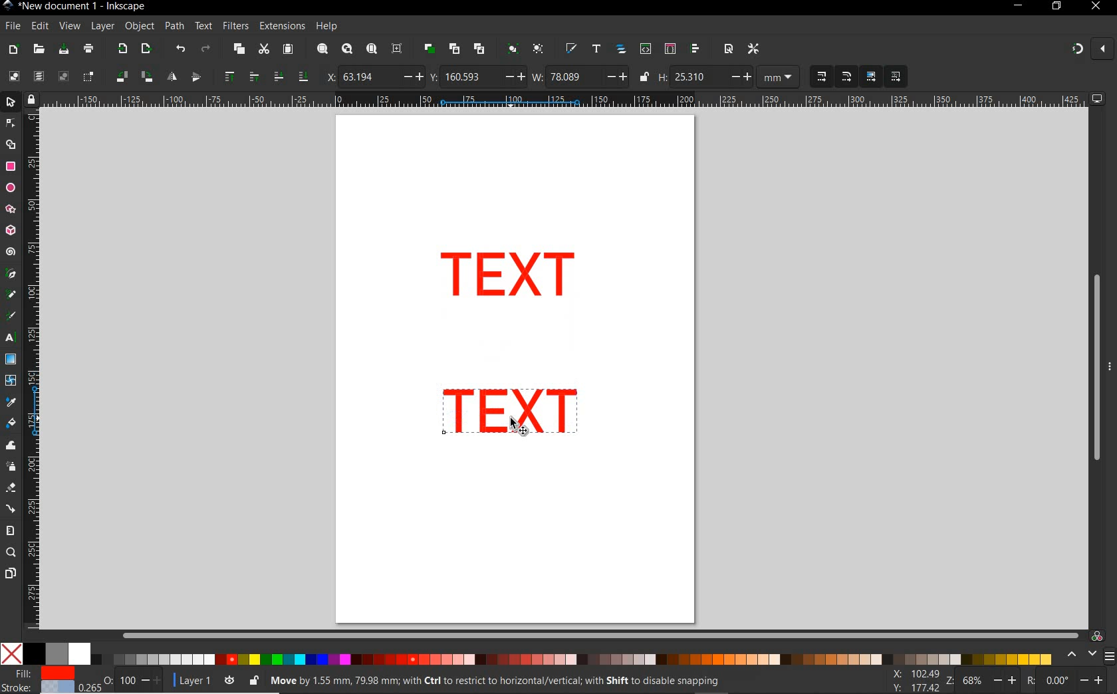  What do you see at coordinates (263, 50) in the screenshot?
I see `cut` at bounding box center [263, 50].